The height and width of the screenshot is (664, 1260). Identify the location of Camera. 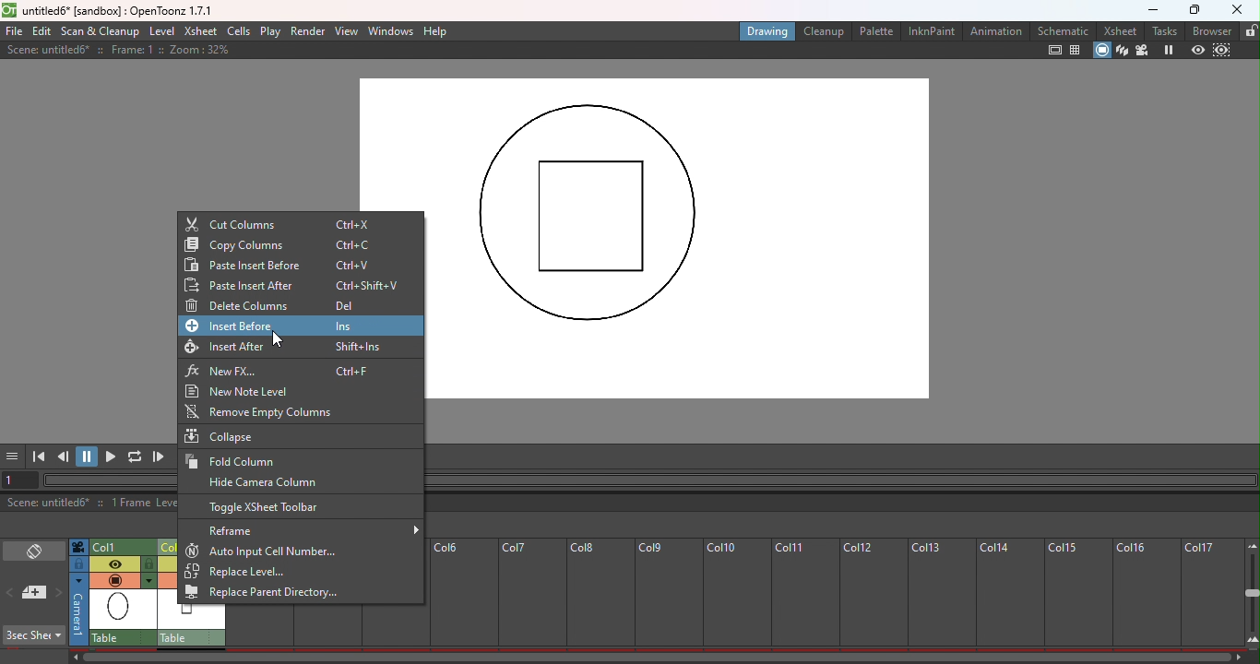
(1144, 50).